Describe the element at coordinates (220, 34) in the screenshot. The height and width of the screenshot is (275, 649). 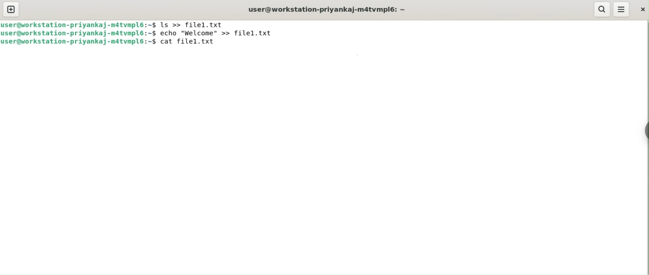
I see `echo  "Welcome"  >> file1.txt` at that location.